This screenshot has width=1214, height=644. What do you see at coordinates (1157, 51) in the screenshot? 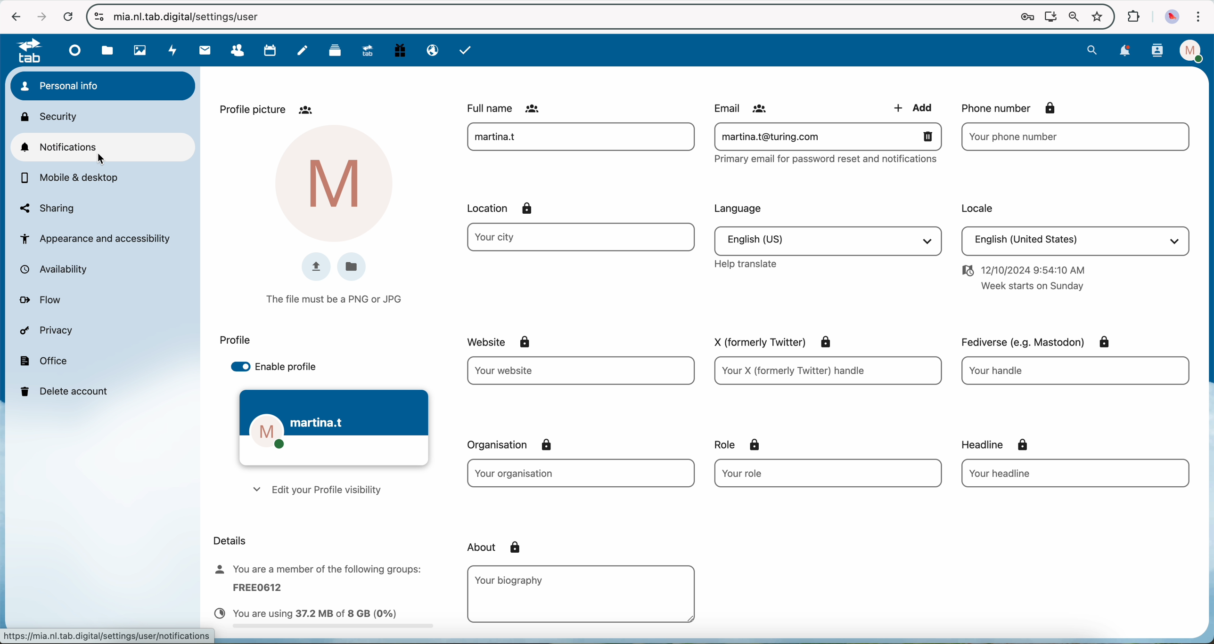
I see `contacts` at bounding box center [1157, 51].